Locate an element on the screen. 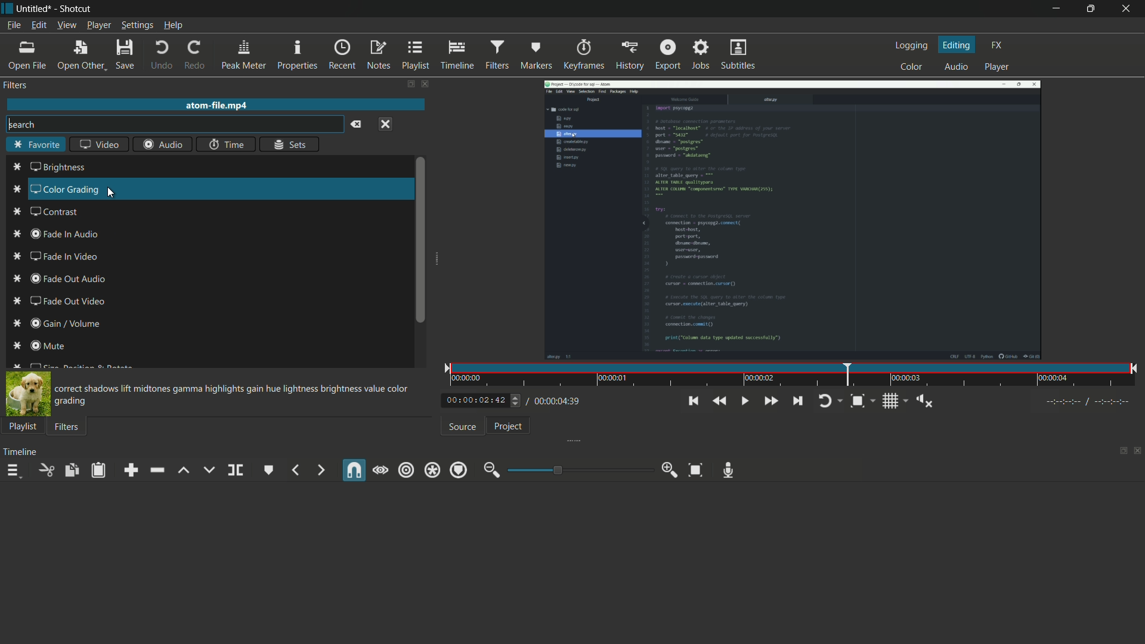  redo is located at coordinates (196, 55).